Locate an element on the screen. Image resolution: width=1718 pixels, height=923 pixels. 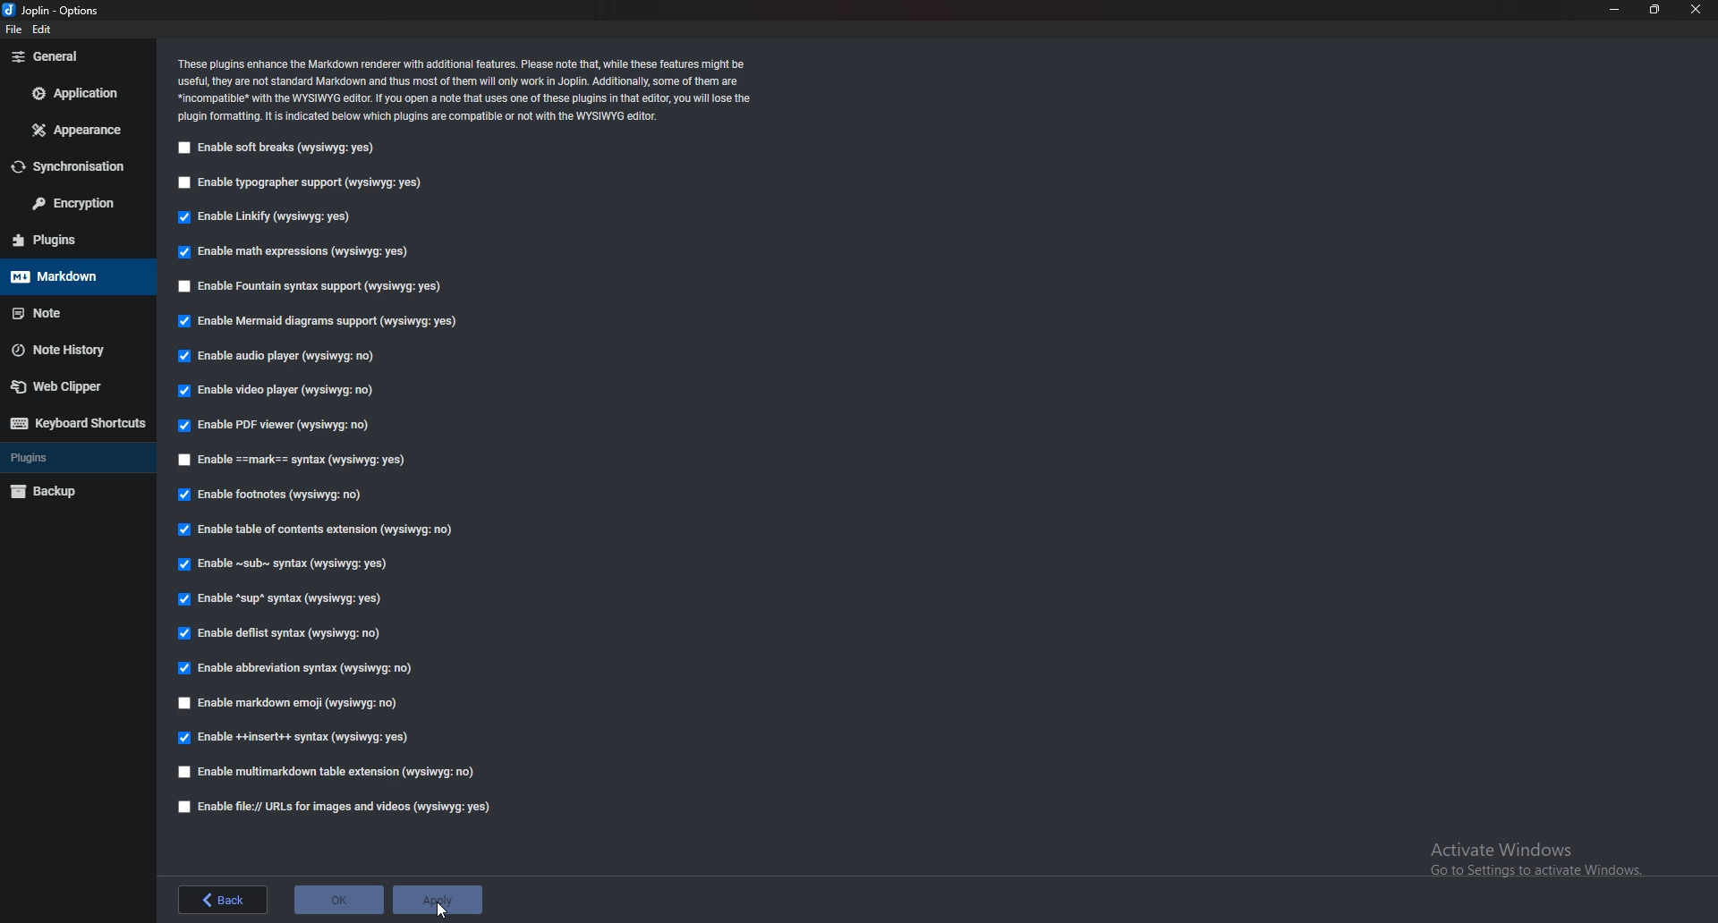
Enable video player is located at coordinates (276, 390).